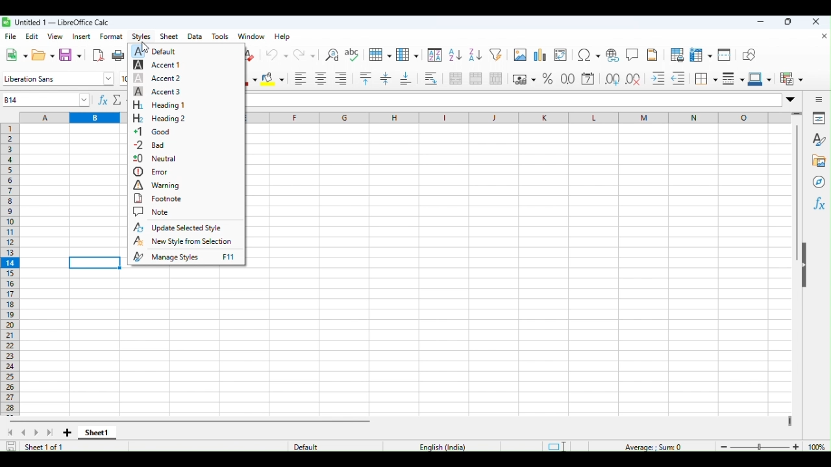  Describe the element at coordinates (40, 56) in the screenshot. I see `Open` at that location.